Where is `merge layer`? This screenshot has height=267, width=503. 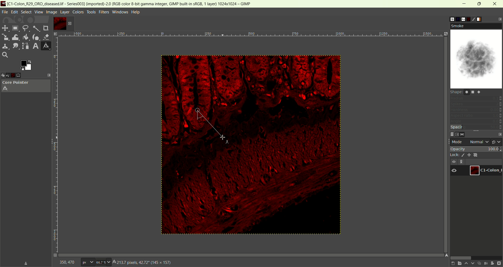 merge layer is located at coordinates (486, 263).